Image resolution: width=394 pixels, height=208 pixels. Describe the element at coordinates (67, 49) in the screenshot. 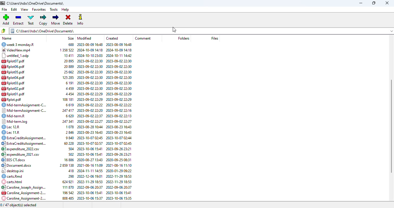

I see `1358522` at that location.